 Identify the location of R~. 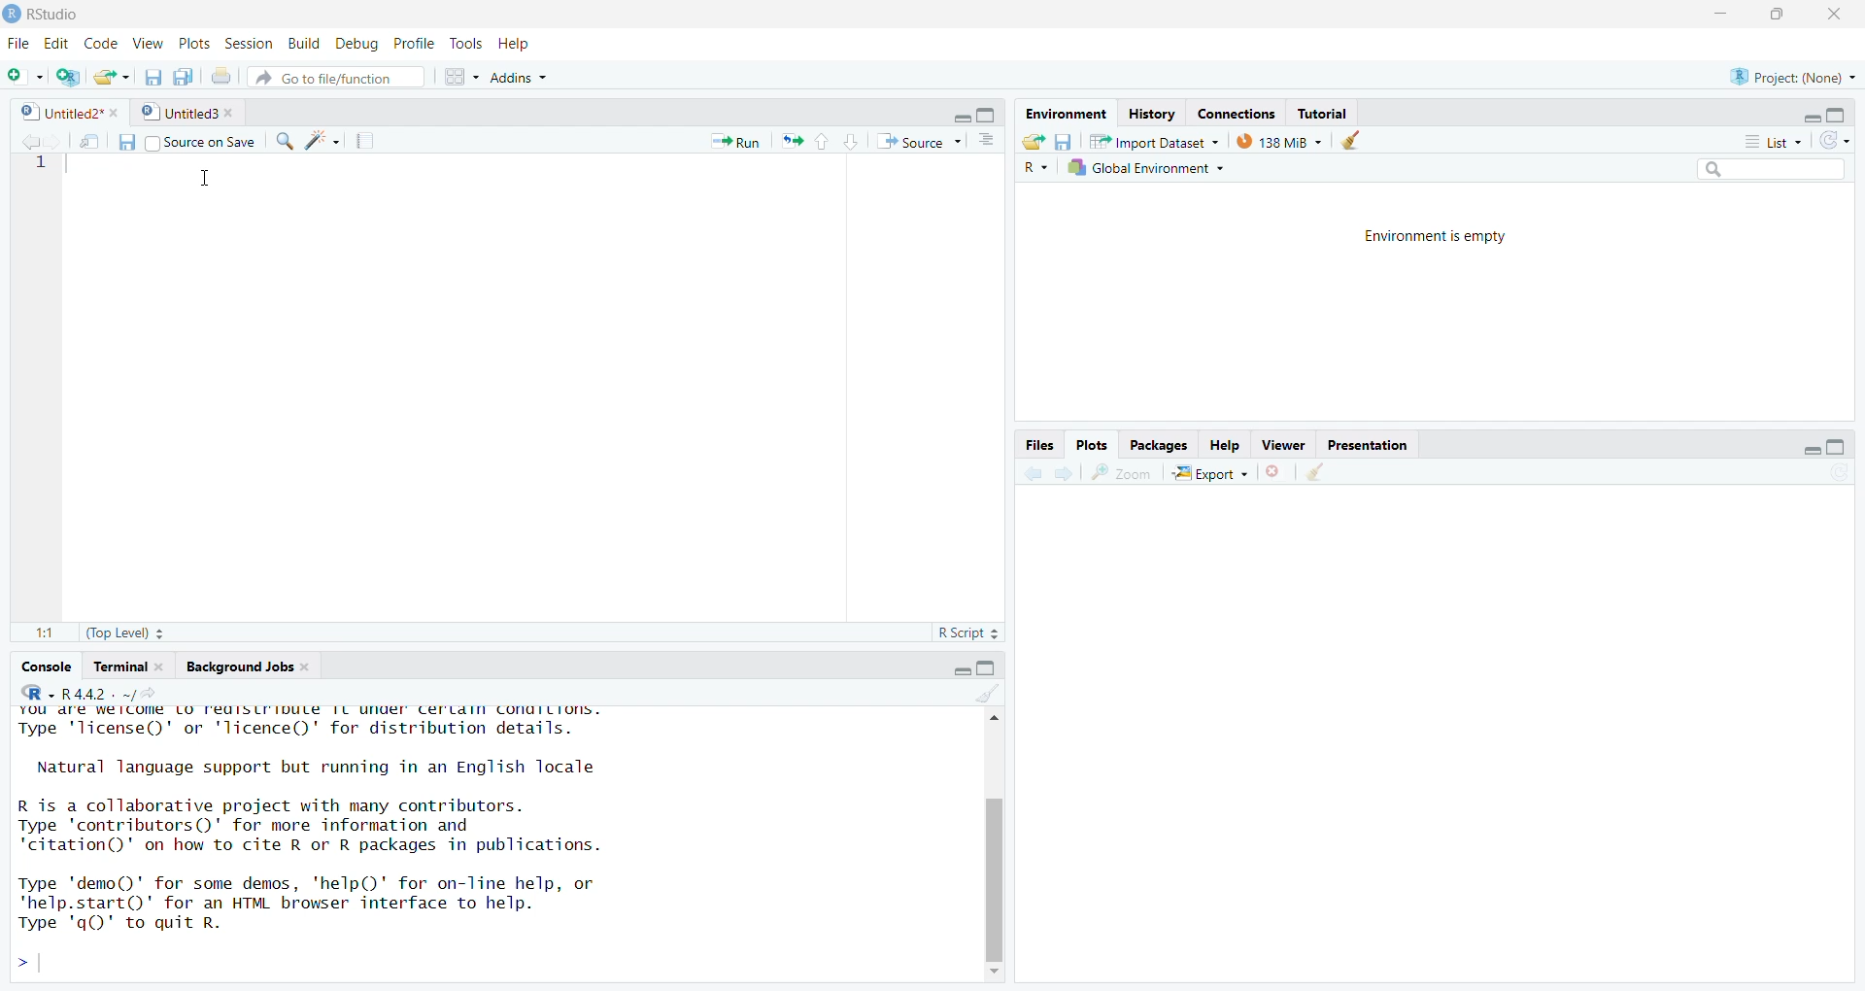
(1034, 168).